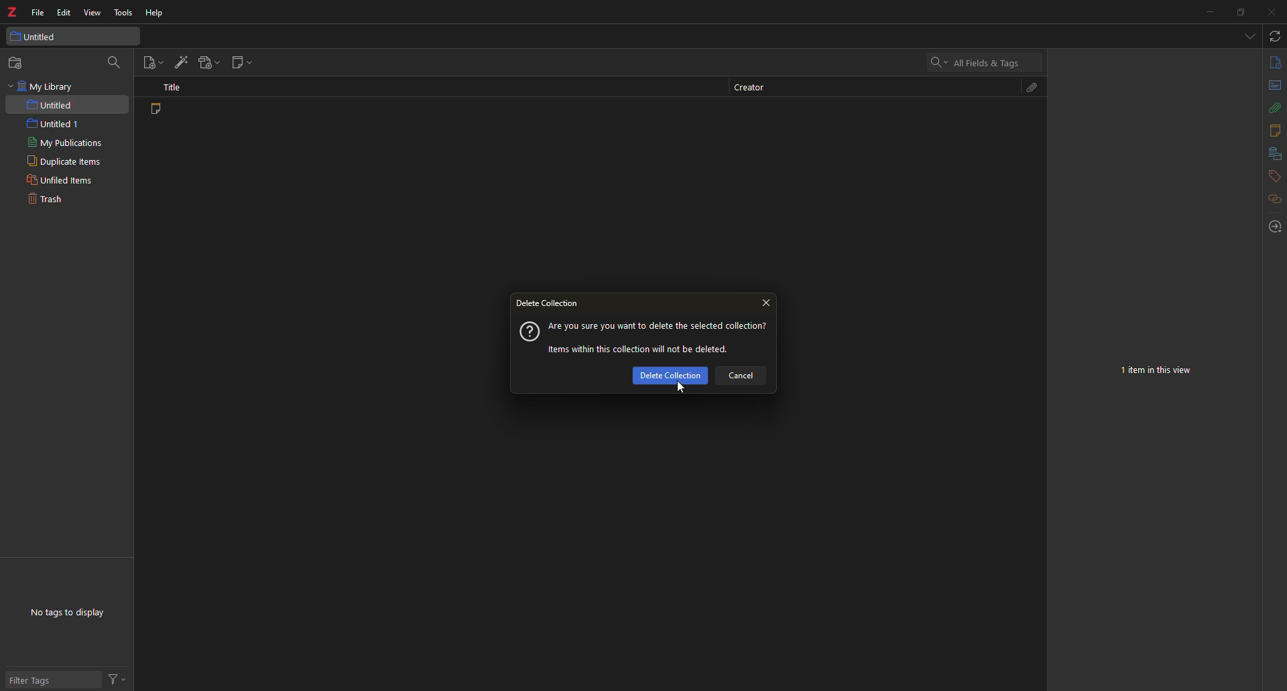 Image resolution: width=1287 pixels, height=691 pixels. Describe the element at coordinates (530, 332) in the screenshot. I see `?` at that location.